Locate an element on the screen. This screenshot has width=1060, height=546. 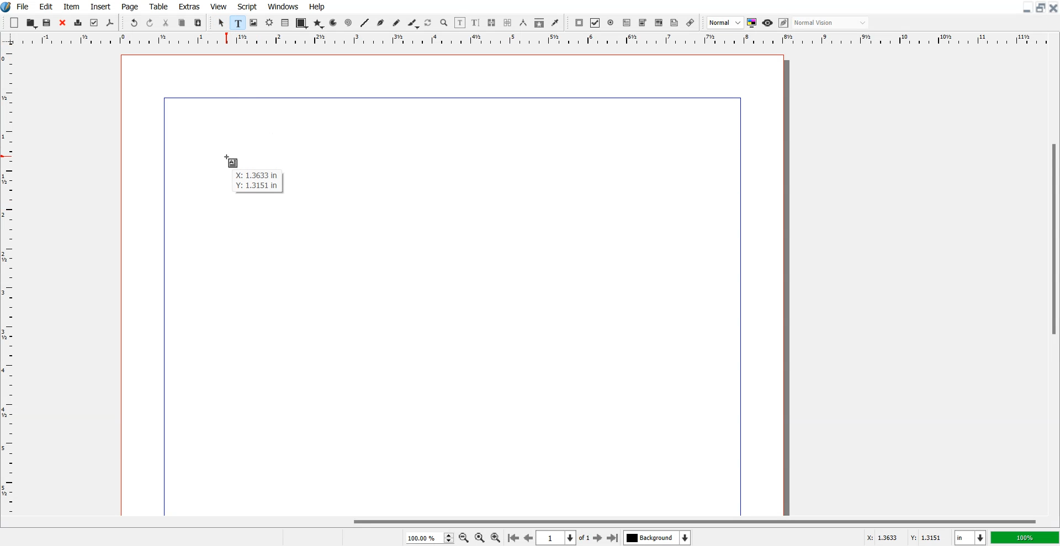
Maximize is located at coordinates (1041, 7).